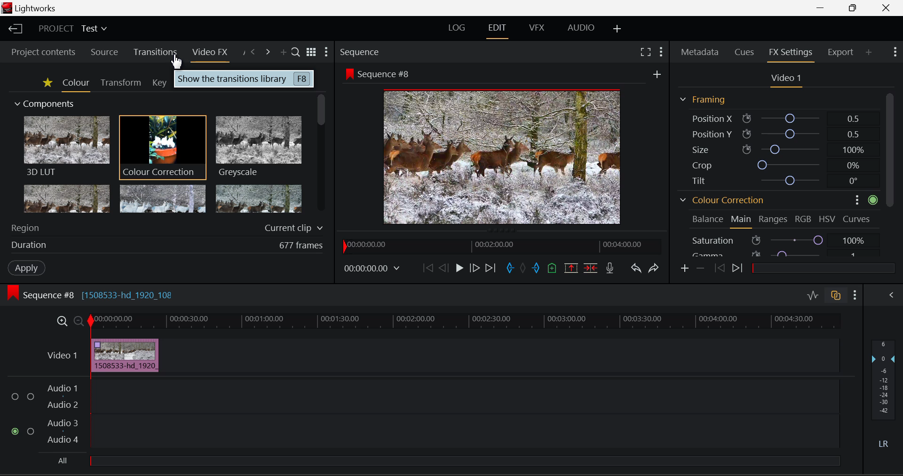 This screenshot has height=476, width=903. What do you see at coordinates (803, 219) in the screenshot?
I see `RGB` at bounding box center [803, 219].